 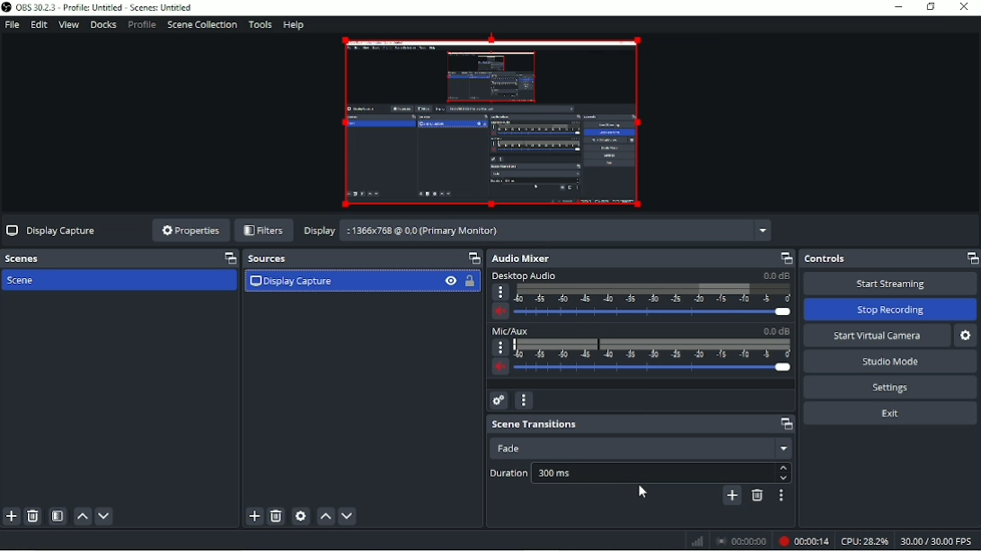 I want to click on Move scene up, so click(x=83, y=516).